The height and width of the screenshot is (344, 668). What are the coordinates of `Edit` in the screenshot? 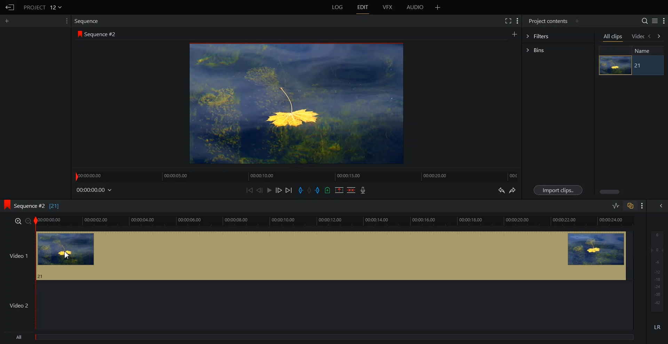 It's located at (363, 7).